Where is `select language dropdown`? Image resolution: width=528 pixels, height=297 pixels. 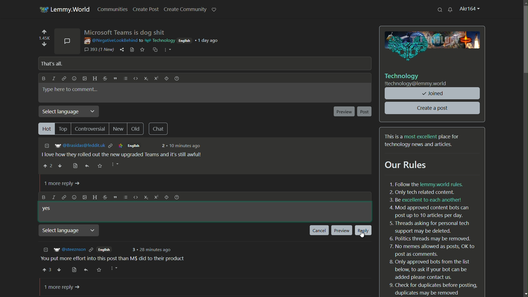 select language dropdown is located at coordinates (70, 112).